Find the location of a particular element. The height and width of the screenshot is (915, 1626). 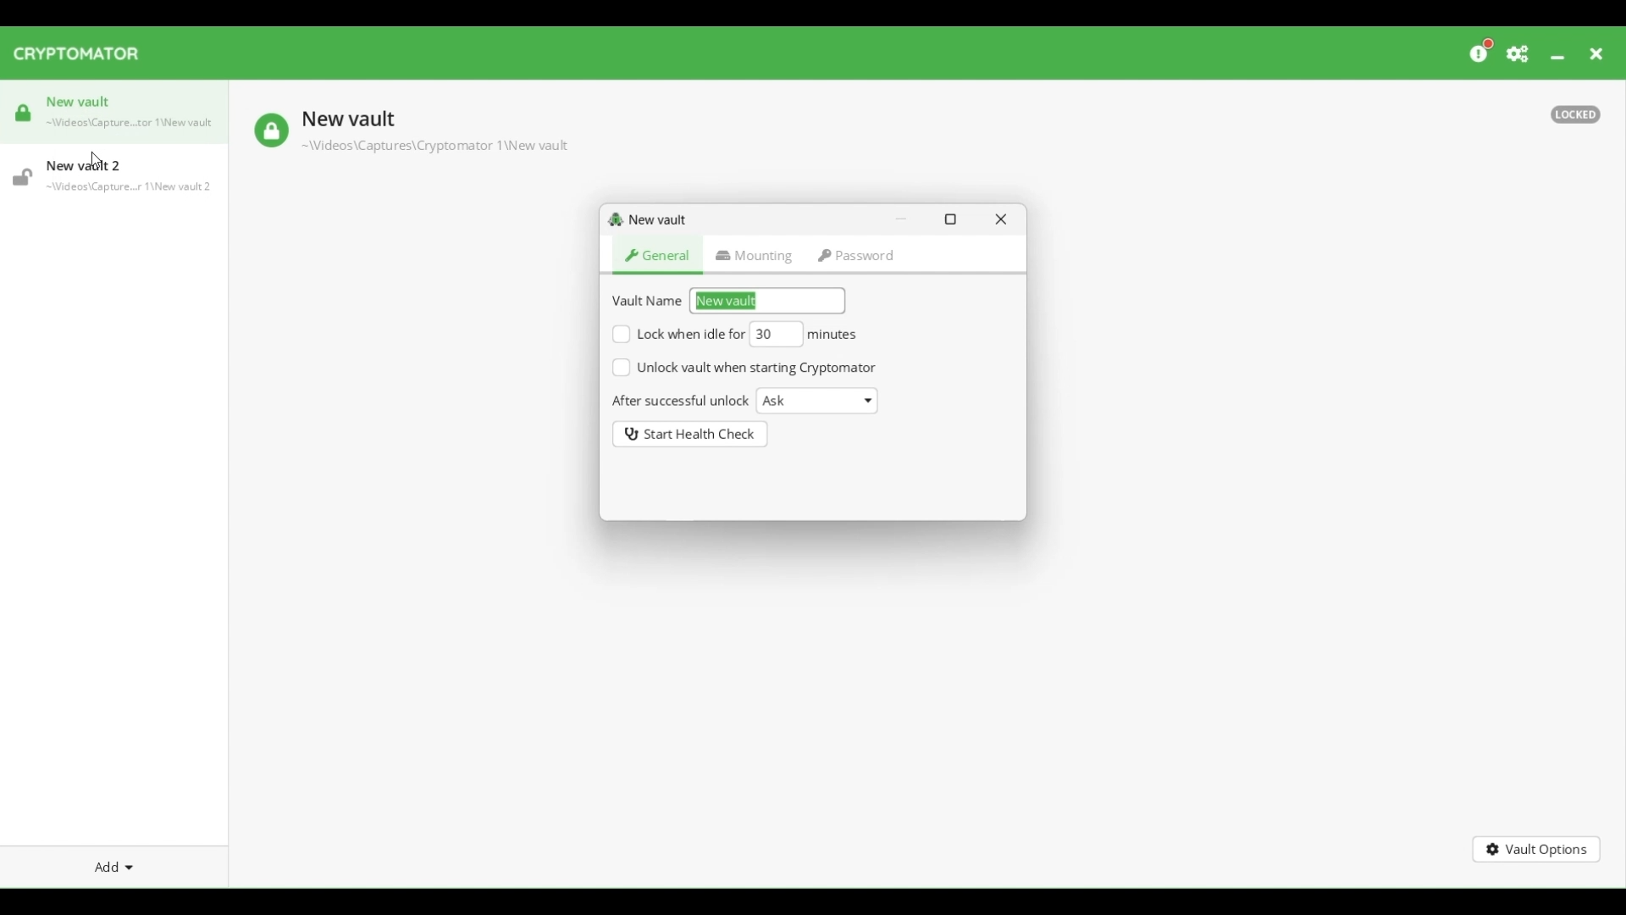

Preferences is located at coordinates (1518, 55).